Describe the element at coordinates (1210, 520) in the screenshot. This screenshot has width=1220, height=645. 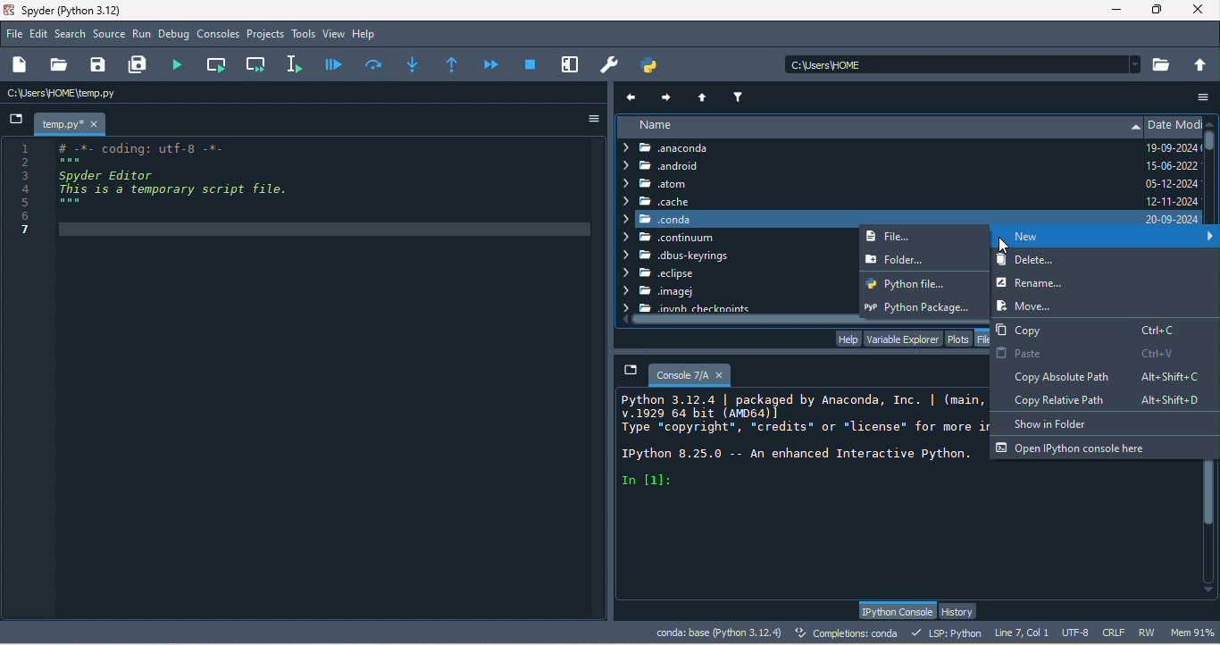
I see `vertical scroll bar` at that location.